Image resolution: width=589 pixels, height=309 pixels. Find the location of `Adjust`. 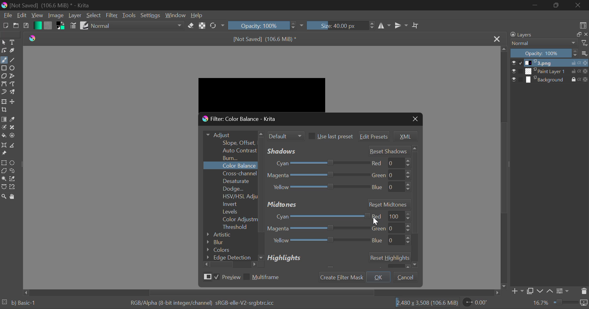

Adjust is located at coordinates (233, 135).